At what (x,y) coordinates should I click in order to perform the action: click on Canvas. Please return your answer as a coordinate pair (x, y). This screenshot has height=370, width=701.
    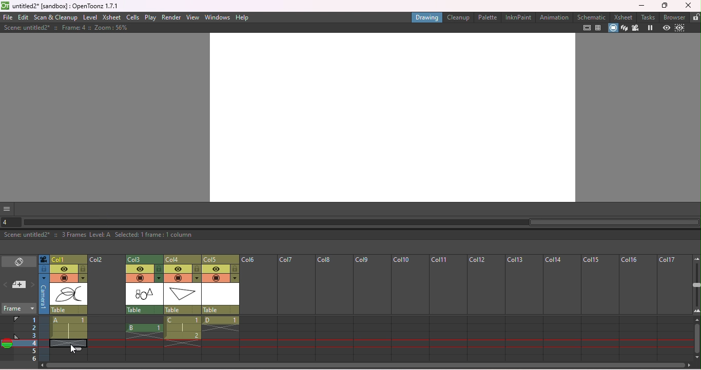
    Looking at the image, I should click on (391, 117).